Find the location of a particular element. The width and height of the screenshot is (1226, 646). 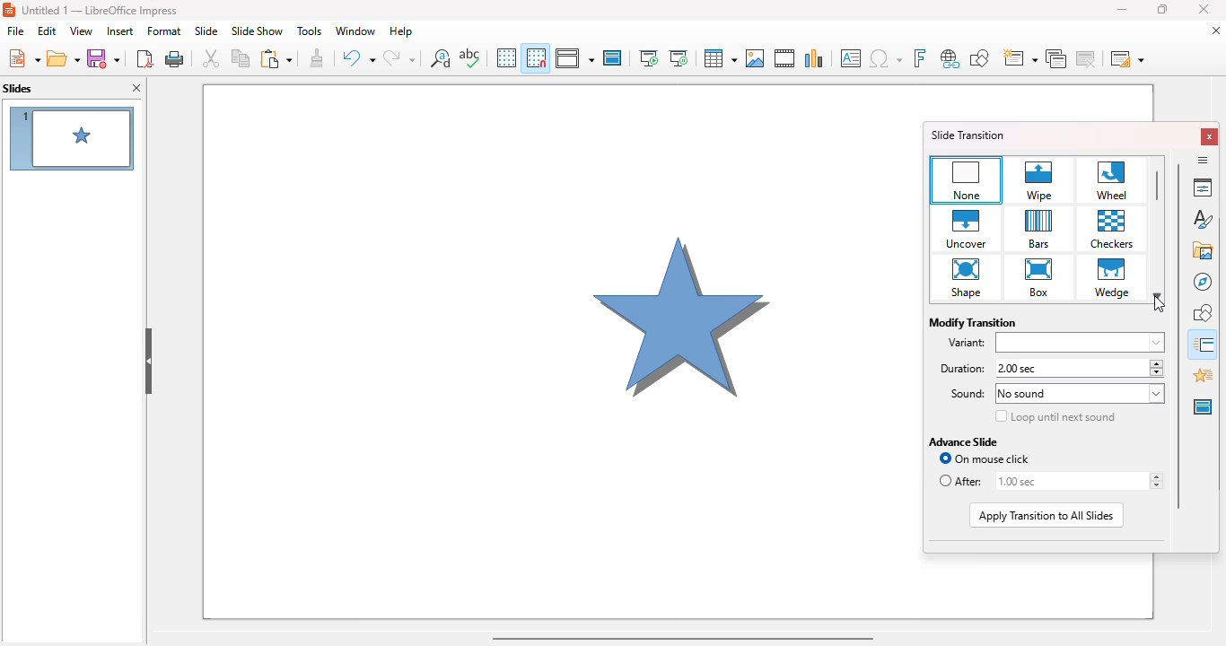

minimize is located at coordinates (1121, 9).